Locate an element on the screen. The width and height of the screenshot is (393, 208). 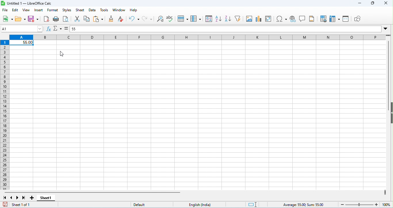
drag to view more rows is located at coordinates (389, 36).